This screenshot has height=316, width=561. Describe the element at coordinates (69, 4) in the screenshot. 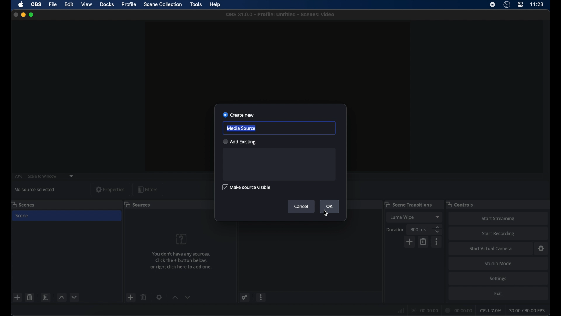

I see `edit` at that location.